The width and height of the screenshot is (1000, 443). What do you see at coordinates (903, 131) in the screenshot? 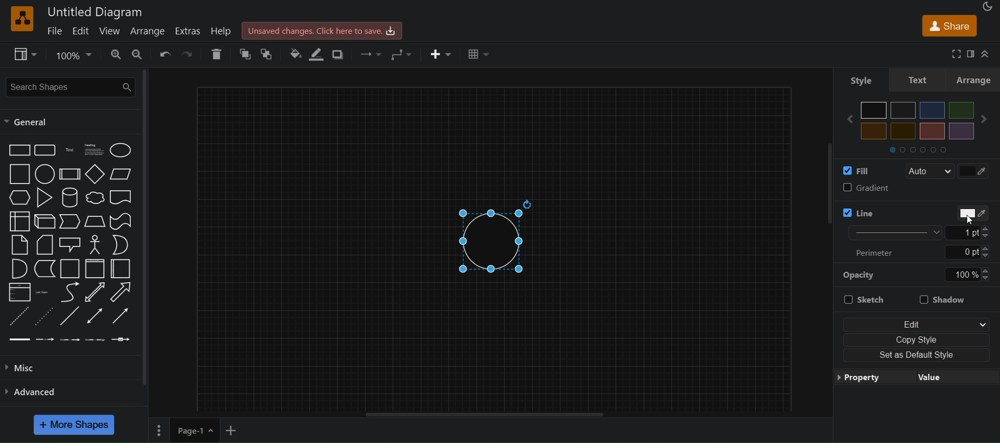
I see `light yellow color` at bounding box center [903, 131].